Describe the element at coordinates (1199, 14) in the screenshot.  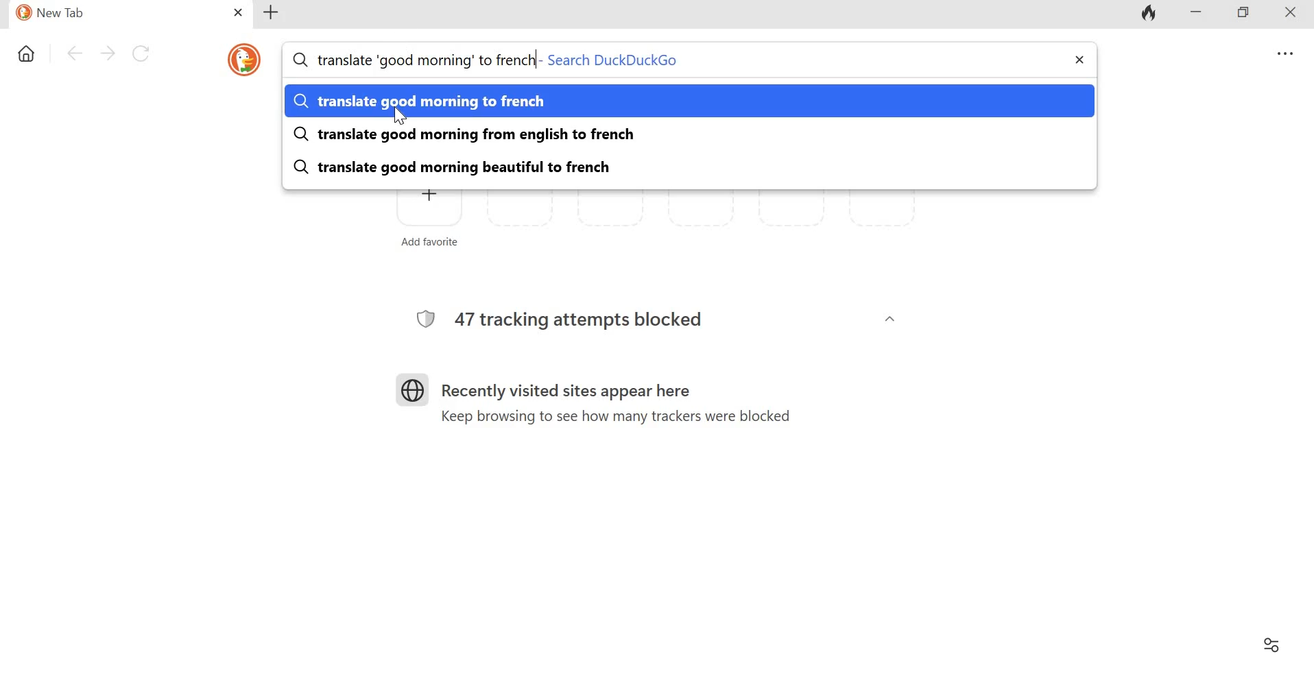
I see `Minimize` at that location.